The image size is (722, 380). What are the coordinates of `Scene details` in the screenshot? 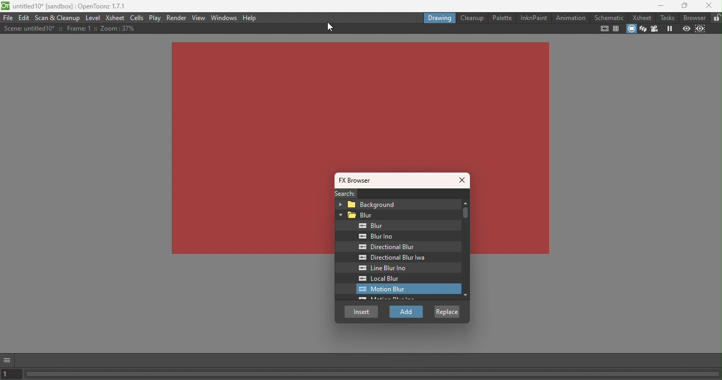 It's located at (69, 28).